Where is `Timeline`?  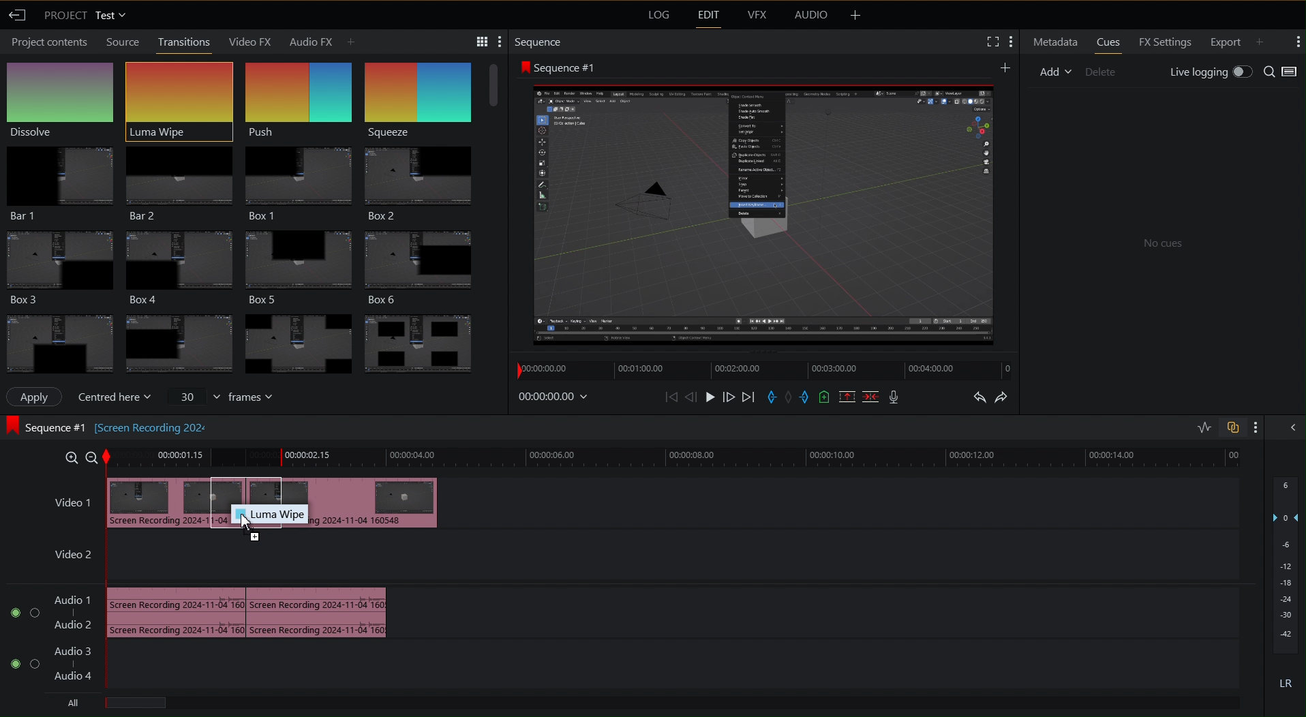 Timeline is located at coordinates (677, 459).